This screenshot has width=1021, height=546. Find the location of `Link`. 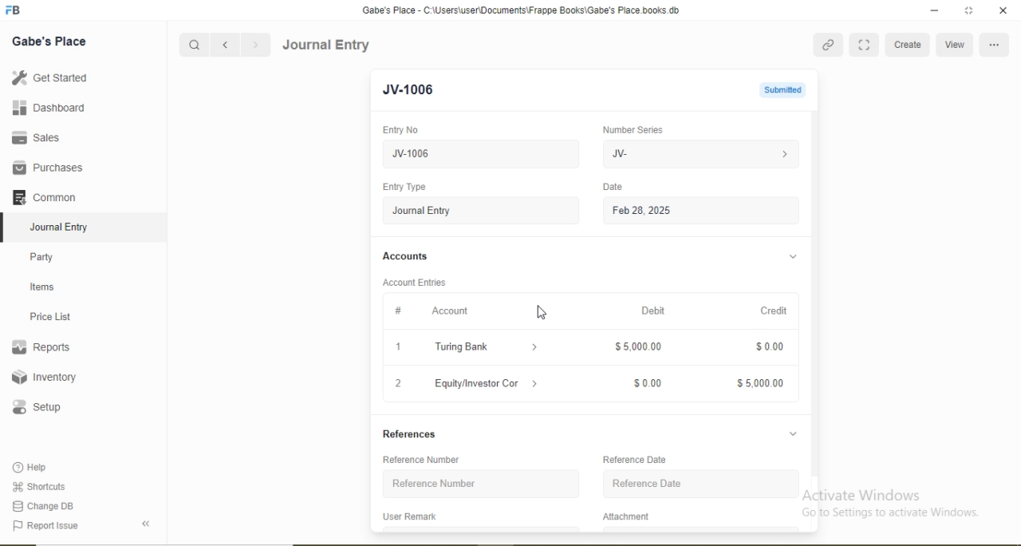

Link is located at coordinates (828, 43).